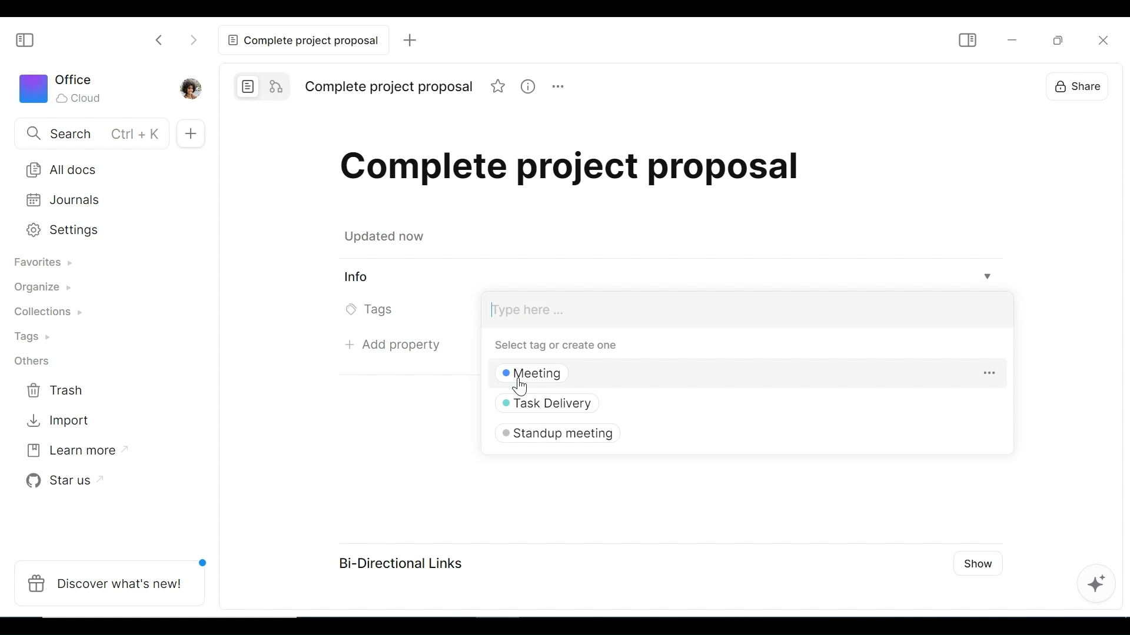 Image resolution: width=1130 pixels, height=635 pixels. I want to click on Page, so click(248, 86).